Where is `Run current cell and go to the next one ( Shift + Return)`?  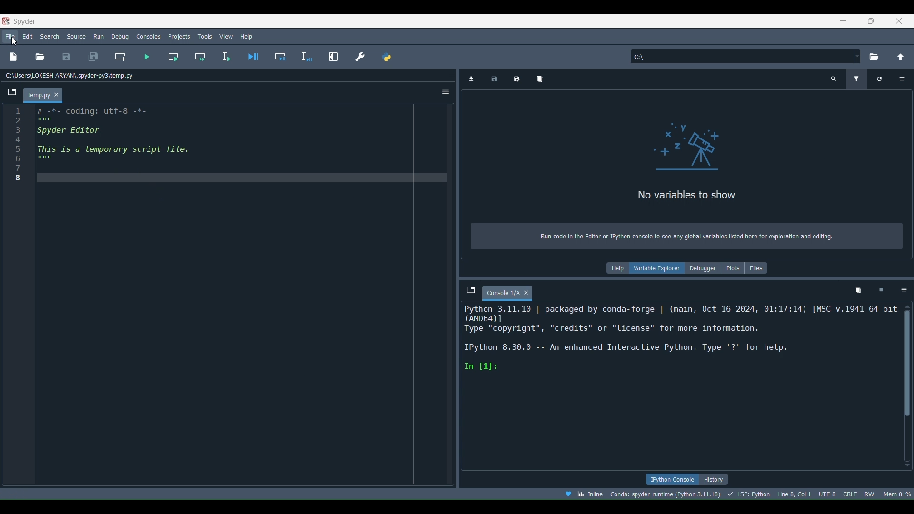 Run current cell and go to the next one ( Shift + Return) is located at coordinates (197, 57).